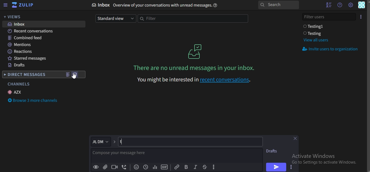 This screenshot has width=370, height=172. I want to click on link, so click(177, 167).